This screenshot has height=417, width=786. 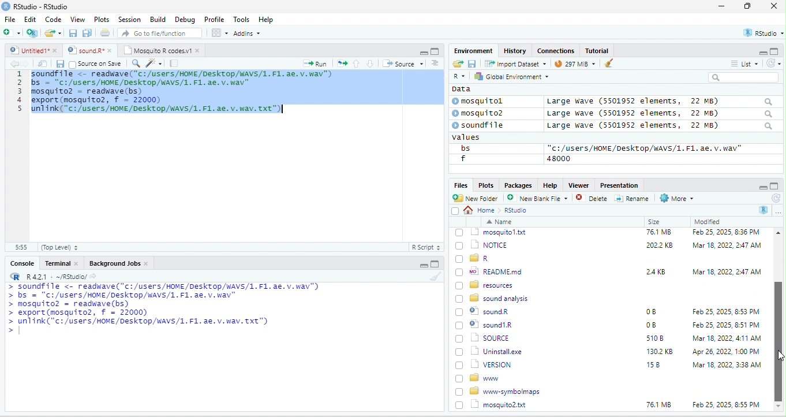 I want to click on ’ New blank File, so click(x=541, y=200).